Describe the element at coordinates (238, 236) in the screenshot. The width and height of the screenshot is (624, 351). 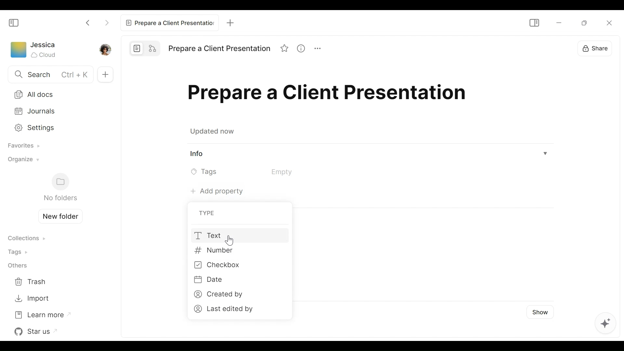
I see `Text` at that location.